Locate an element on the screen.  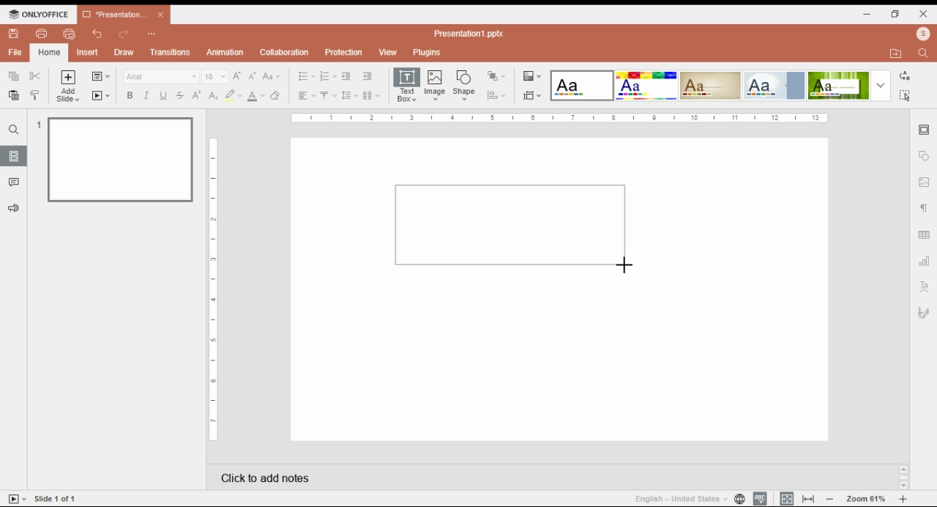
align shapes is located at coordinates (496, 97).